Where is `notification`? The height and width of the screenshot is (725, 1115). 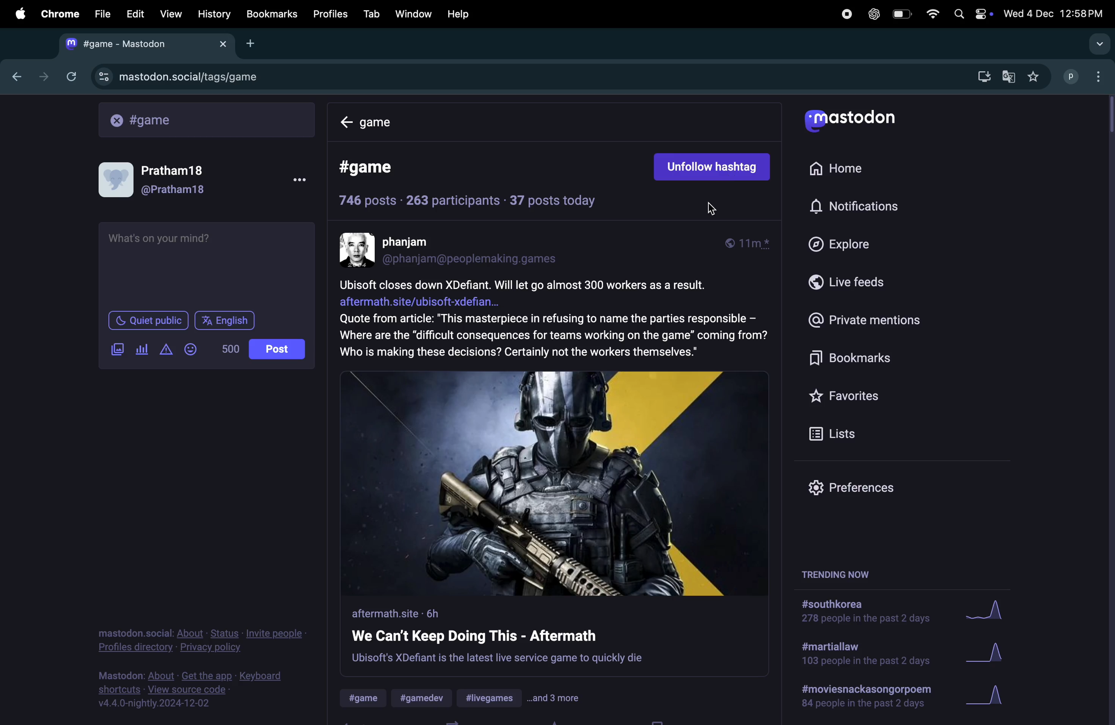 notification is located at coordinates (856, 207).